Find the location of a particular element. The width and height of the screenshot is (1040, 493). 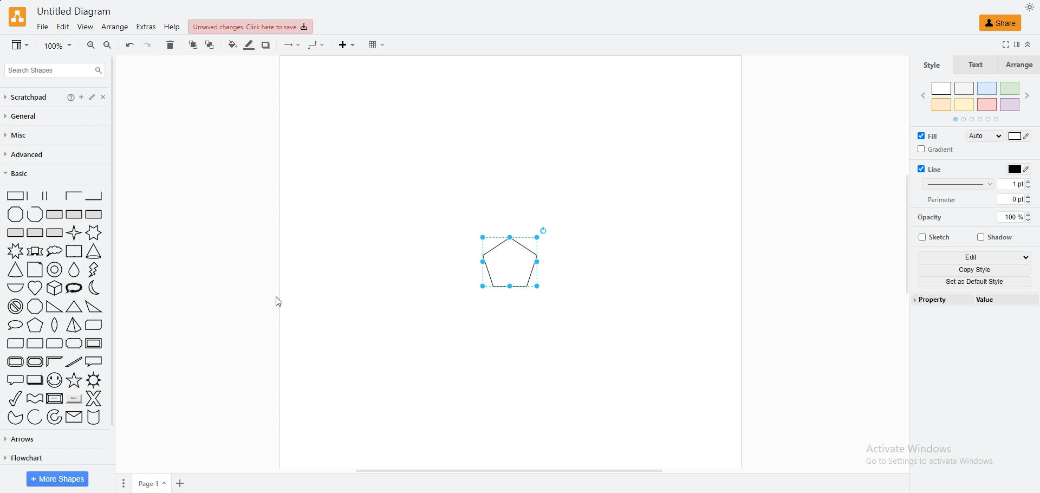

pages is located at coordinates (122, 483).